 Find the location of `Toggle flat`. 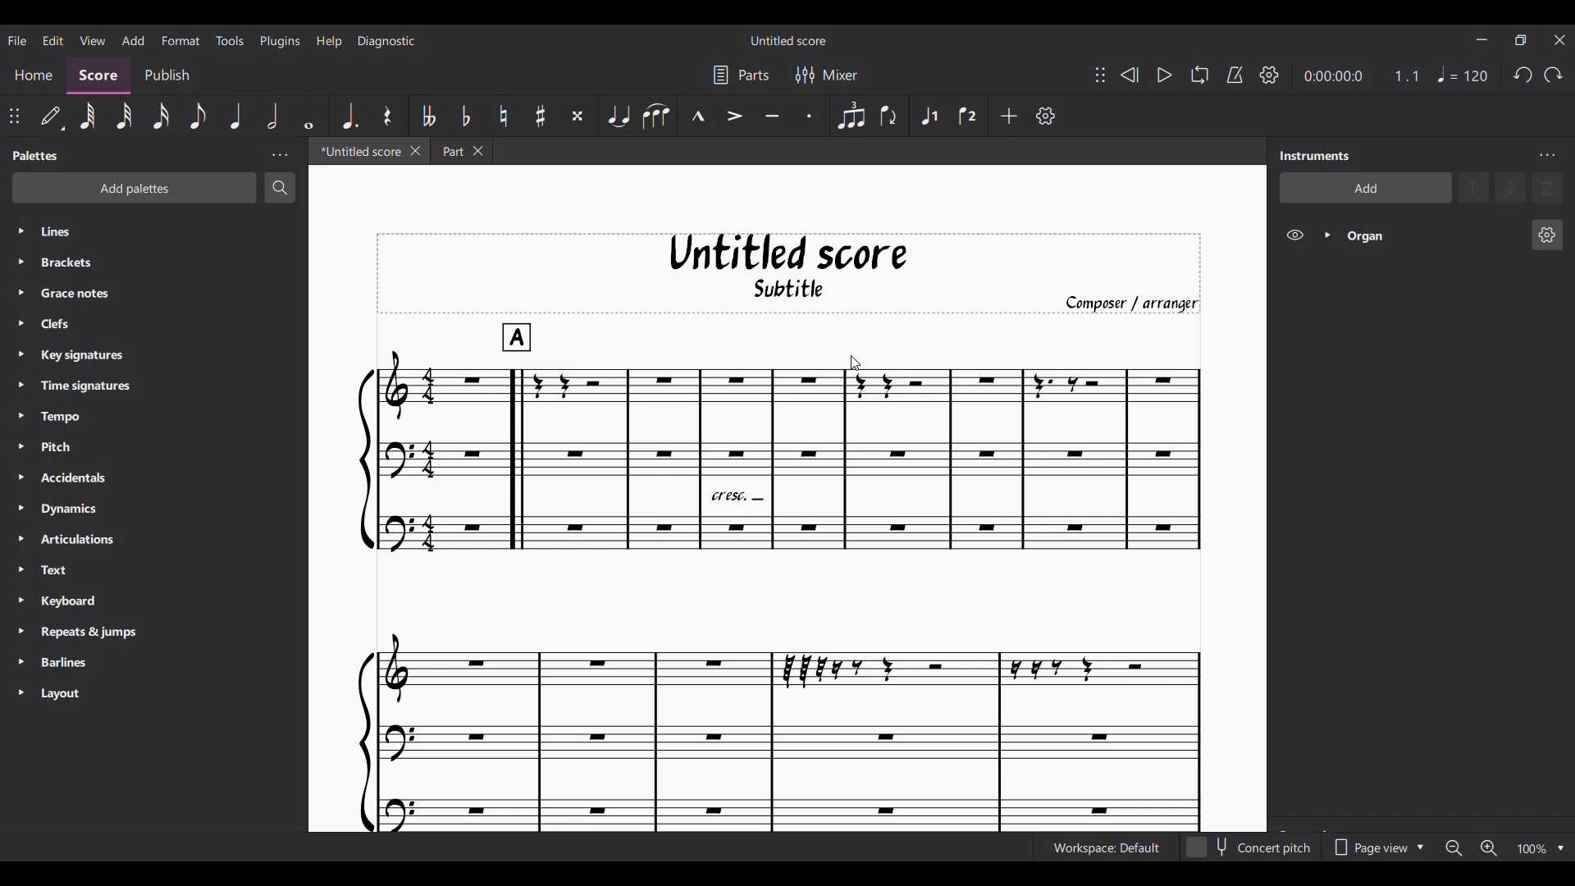

Toggle flat is located at coordinates (465, 116).